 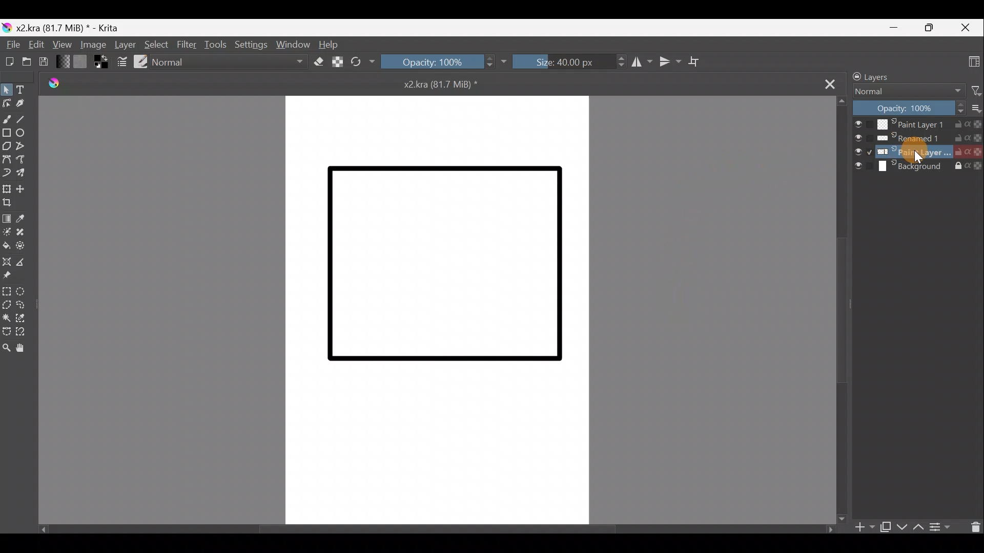 What do you see at coordinates (26, 232) in the screenshot?
I see `Smart patch tool` at bounding box center [26, 232].